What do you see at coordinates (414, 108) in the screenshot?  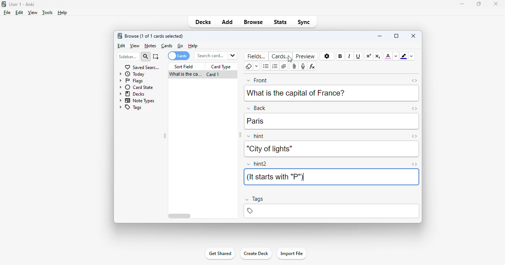 I see `toggle HTML editor` at bounding box center [414, 108].